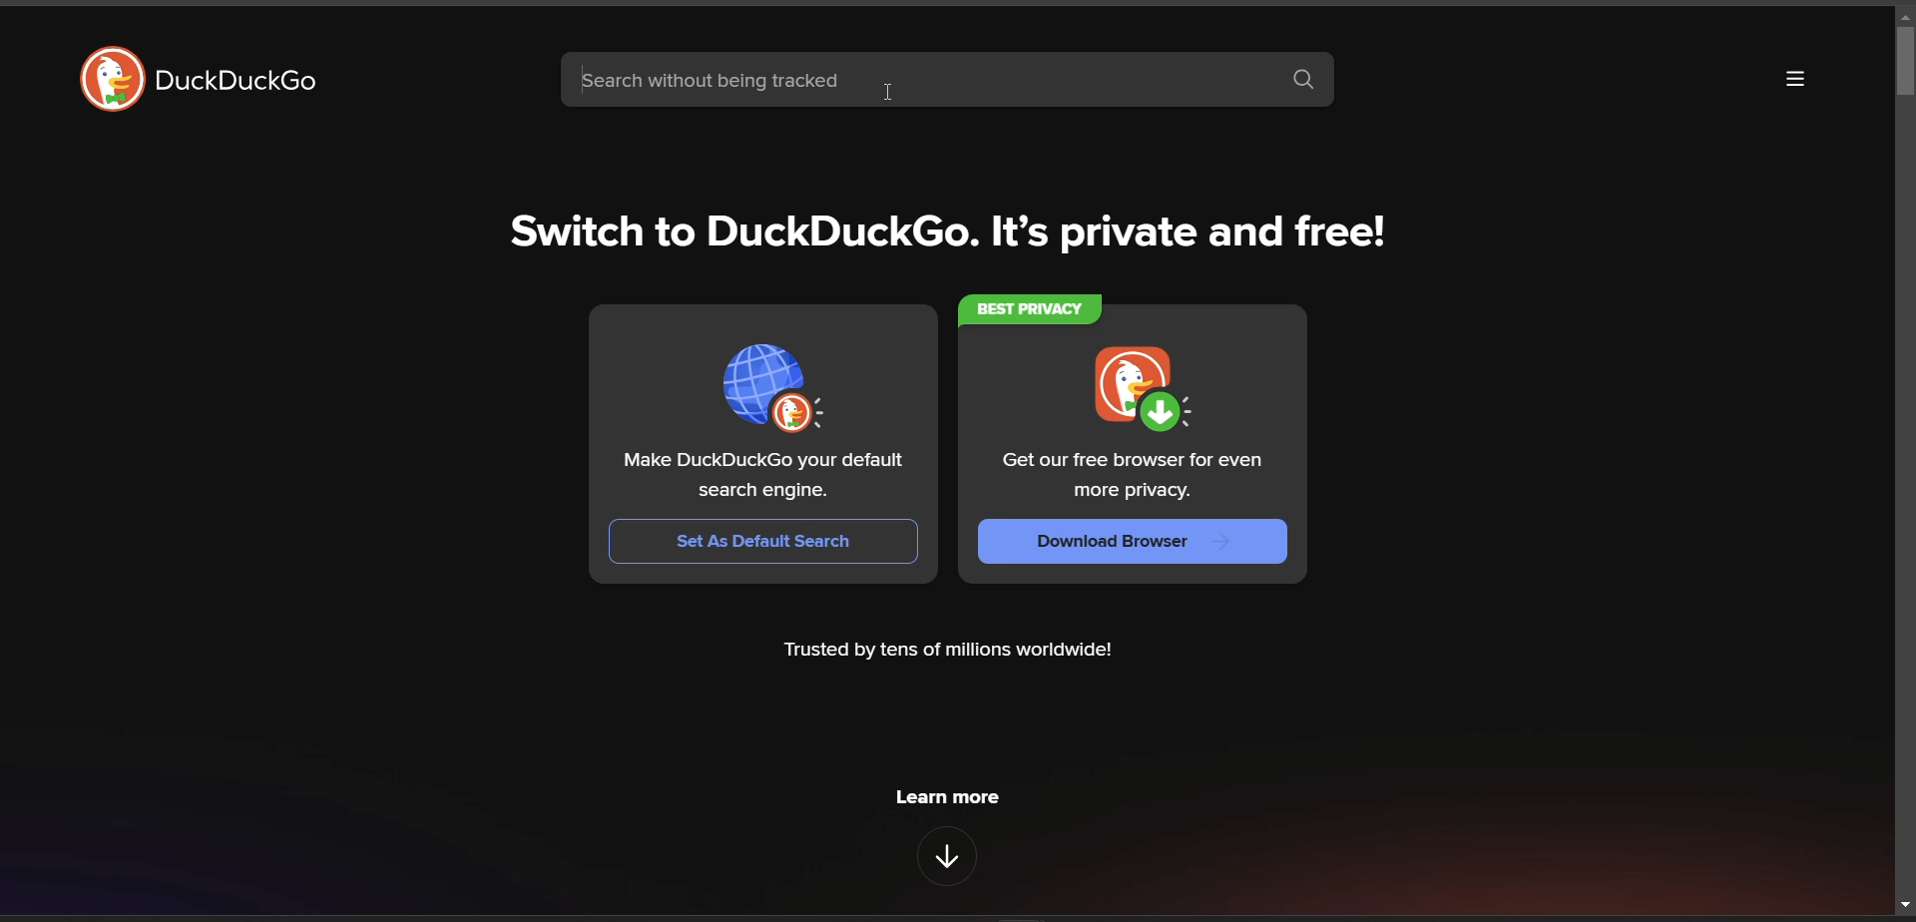  Describe the element at coordinates (242, 82) in the screenshot. I see `DuckDuckGo` at that location.